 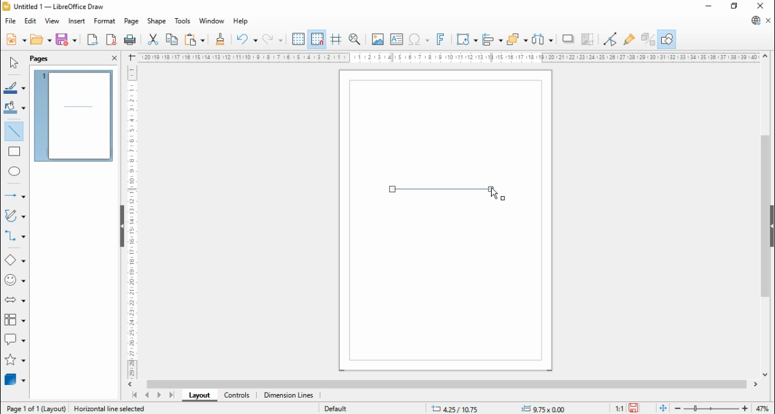 I want to click on undo, so click(x=246, y=39).